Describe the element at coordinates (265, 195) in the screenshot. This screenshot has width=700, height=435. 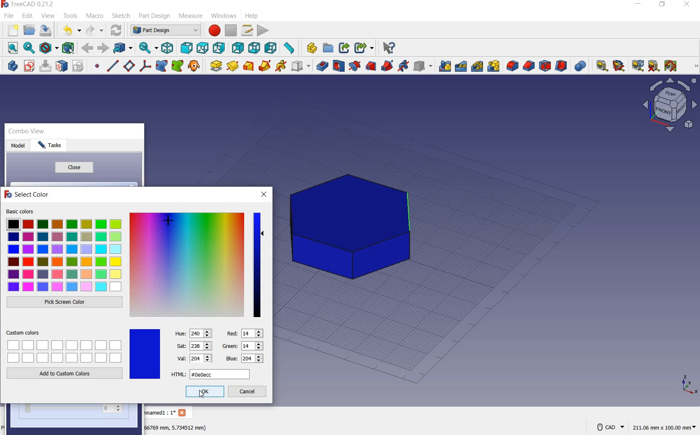
I see `close` at that location.